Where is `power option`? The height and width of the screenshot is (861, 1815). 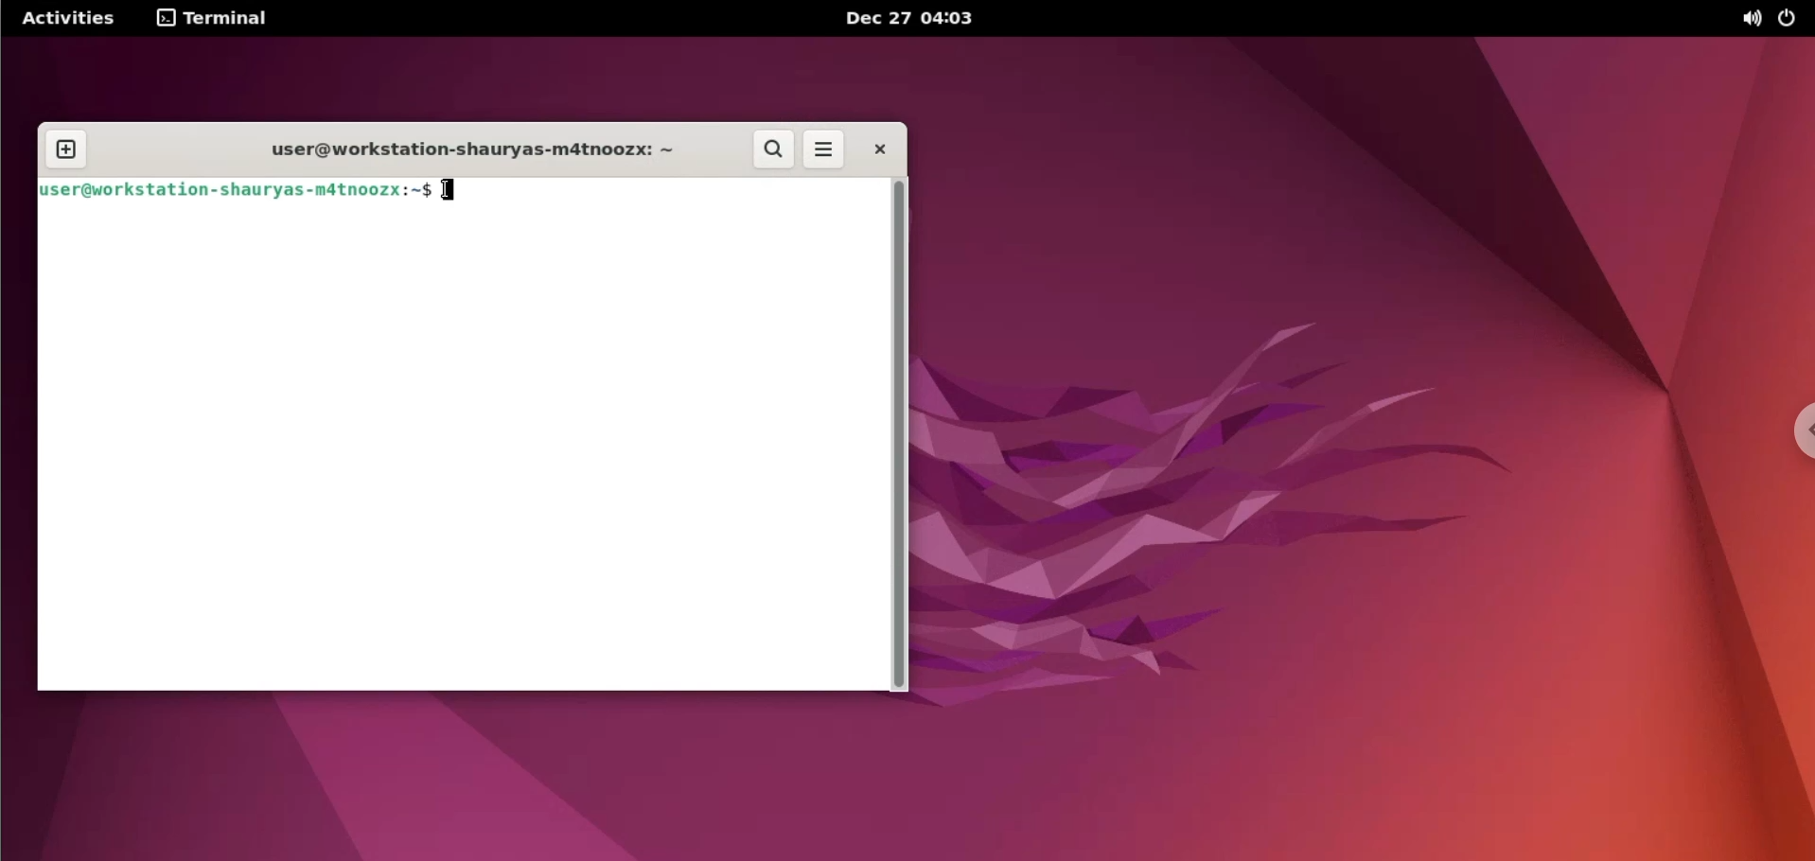 power option is located at coordinates (1791, 18).